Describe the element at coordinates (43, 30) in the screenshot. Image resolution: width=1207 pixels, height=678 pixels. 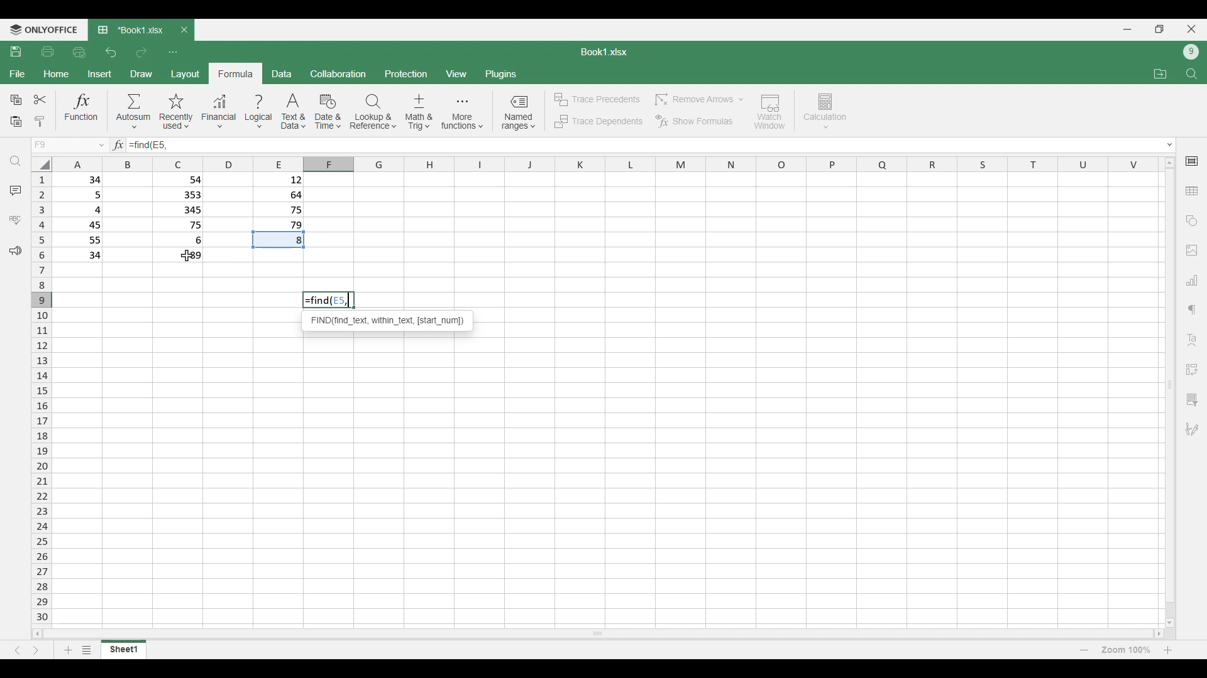
I see `Software logo and name` at that location.